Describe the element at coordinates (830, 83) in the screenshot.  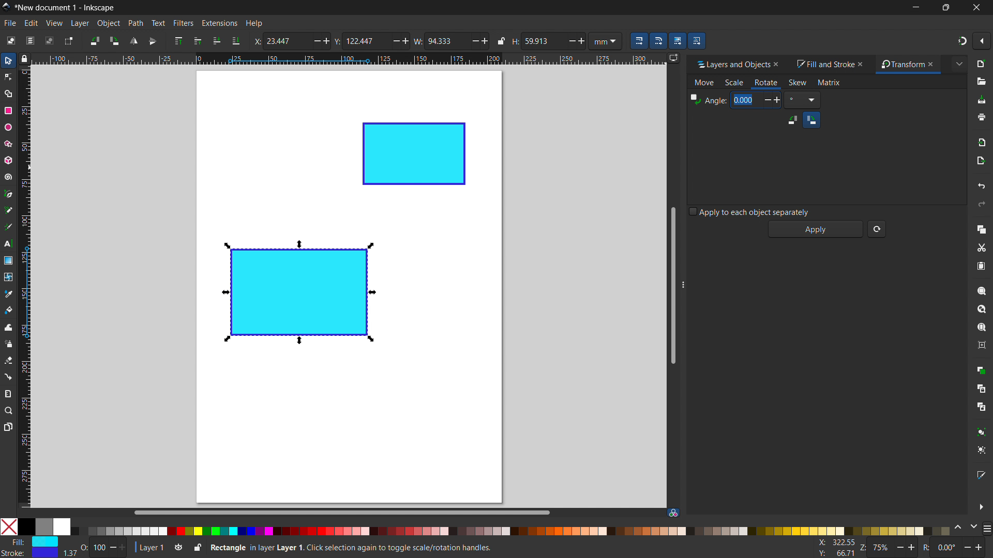
I see `matrix` at that location.